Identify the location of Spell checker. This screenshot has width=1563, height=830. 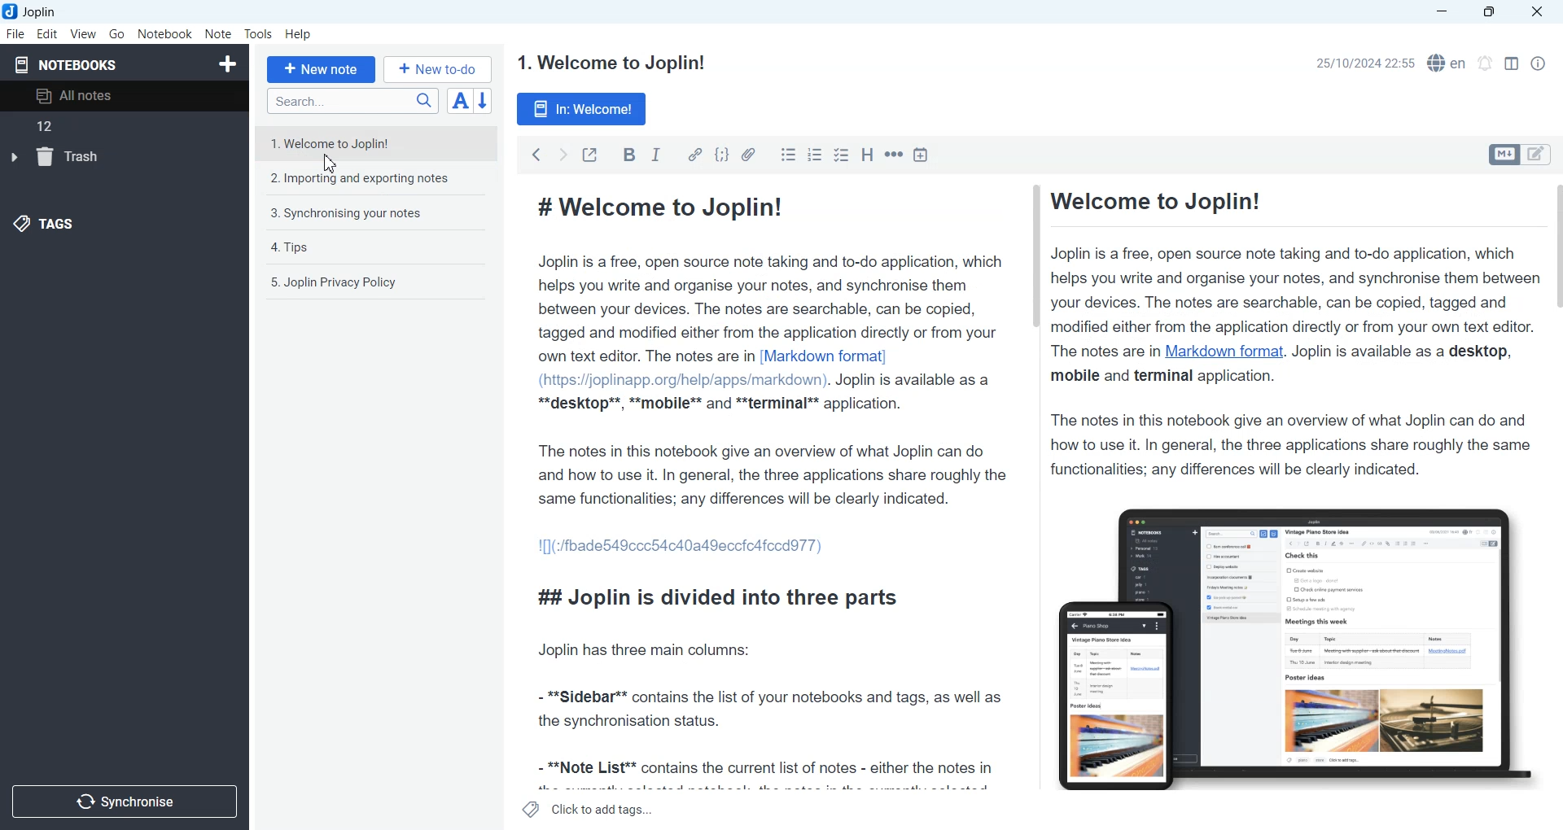
(1448, 63).